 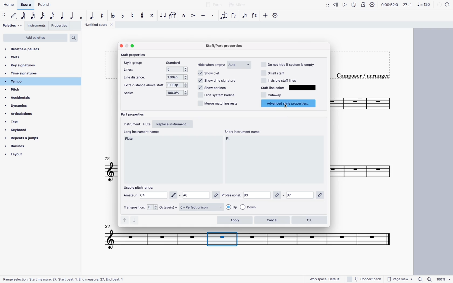 I want to click on default, so click(x=14, y=15).